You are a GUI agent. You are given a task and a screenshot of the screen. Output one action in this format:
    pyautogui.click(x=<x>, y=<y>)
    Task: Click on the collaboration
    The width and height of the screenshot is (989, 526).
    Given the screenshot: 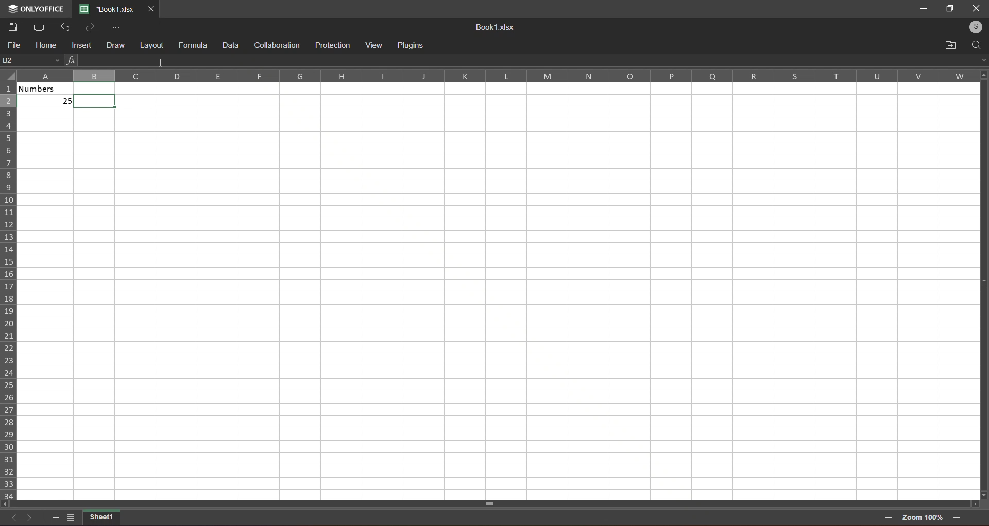 What is the action you would take?
    pyautogui.click(x=276, y=44)
    